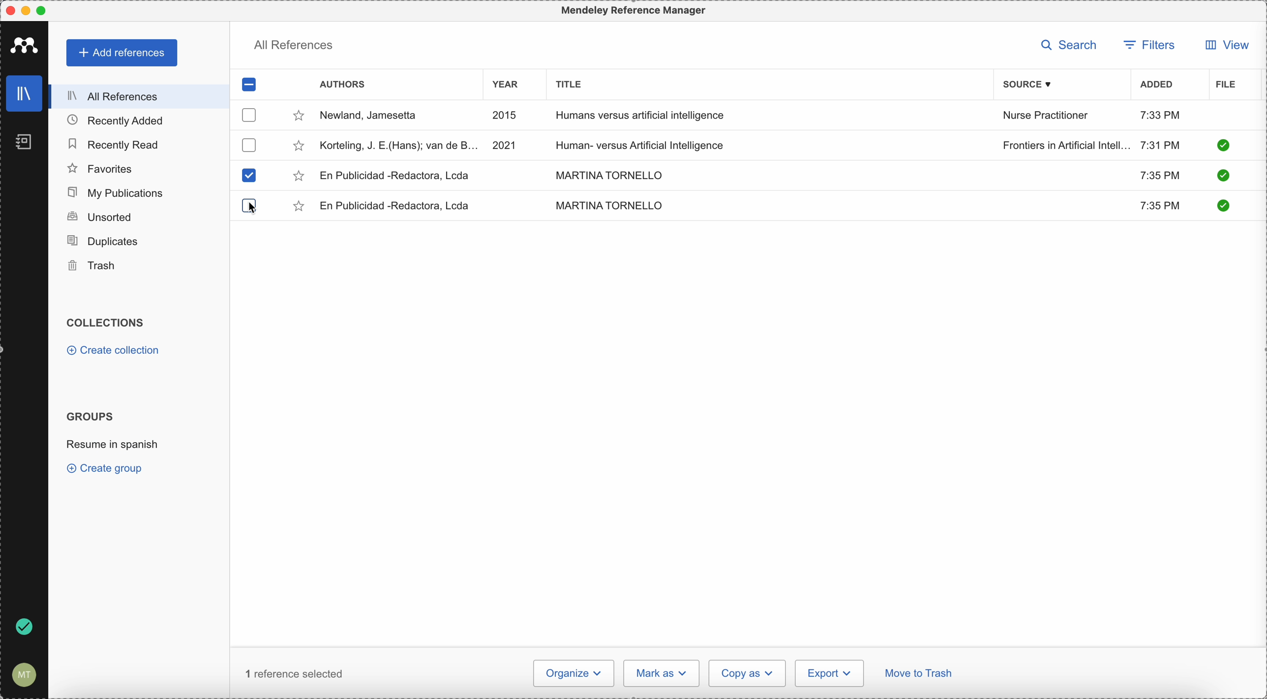 Image resolution: width=1267 pixels, height=699 pixels. Describe the element at coordinates (649, 144) in the screenshot. I see `Human-versus Artificial Intelligence` at that location.